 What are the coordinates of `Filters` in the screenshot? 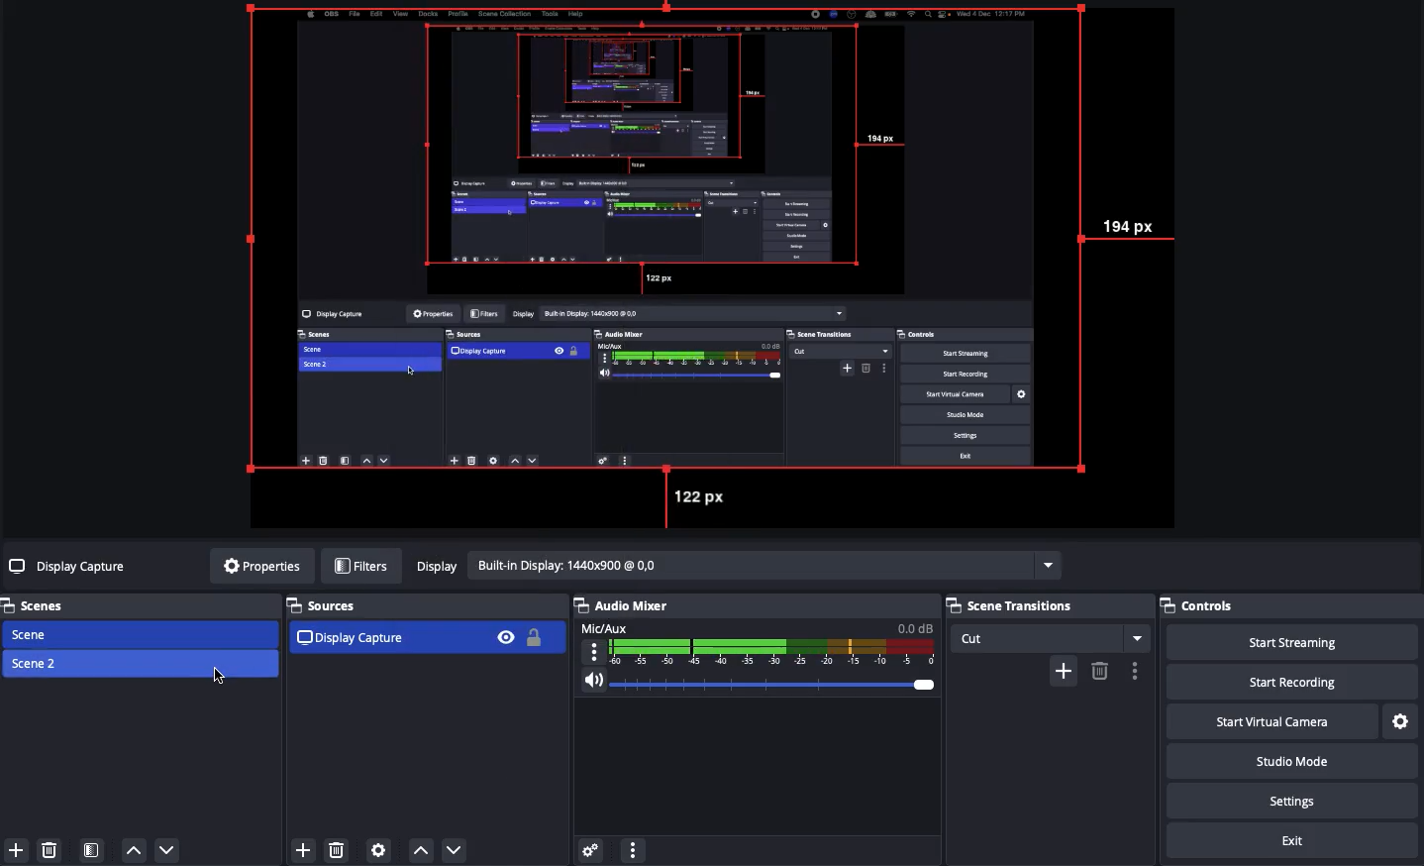 It's located at (360, 564).